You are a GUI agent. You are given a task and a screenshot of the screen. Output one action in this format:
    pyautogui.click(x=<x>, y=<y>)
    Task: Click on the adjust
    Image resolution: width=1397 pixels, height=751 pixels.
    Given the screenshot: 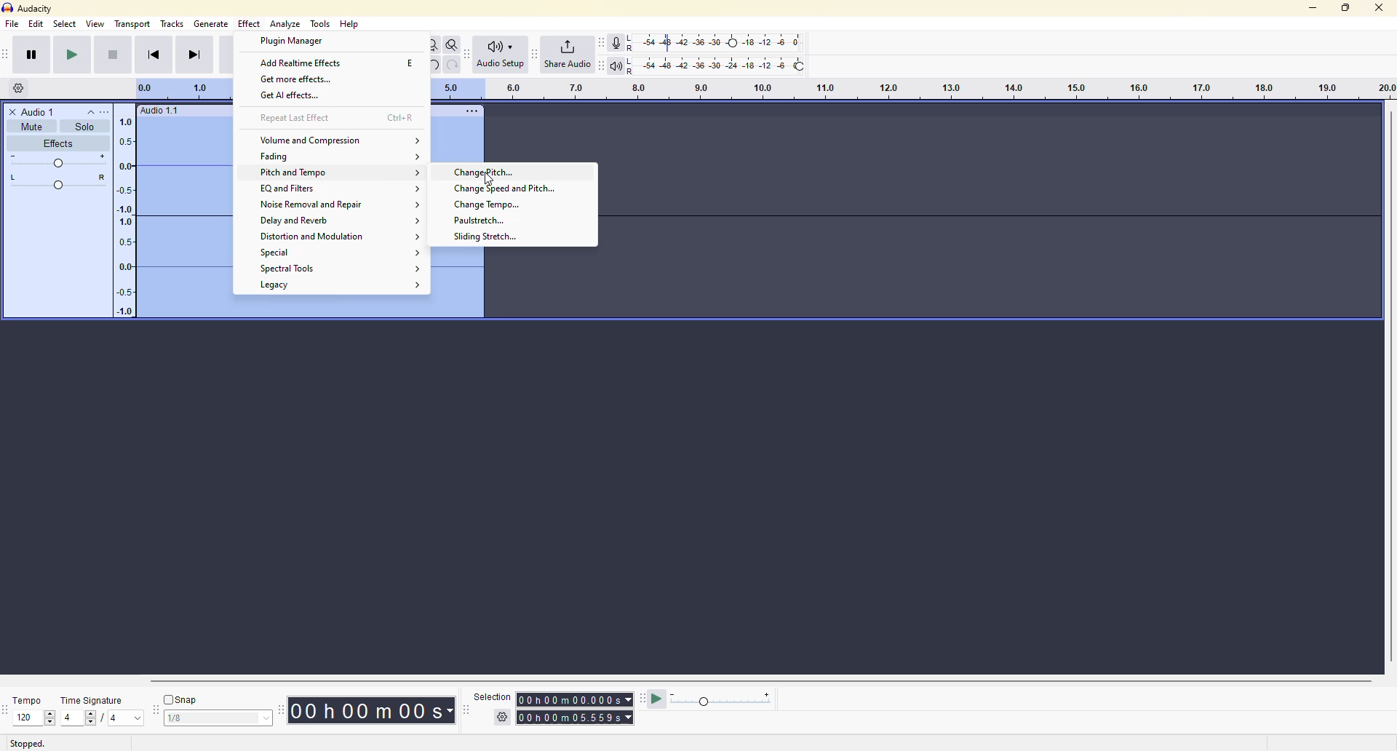 What is the action you would take?
    pyautogui.click(x=60, y=183)
    